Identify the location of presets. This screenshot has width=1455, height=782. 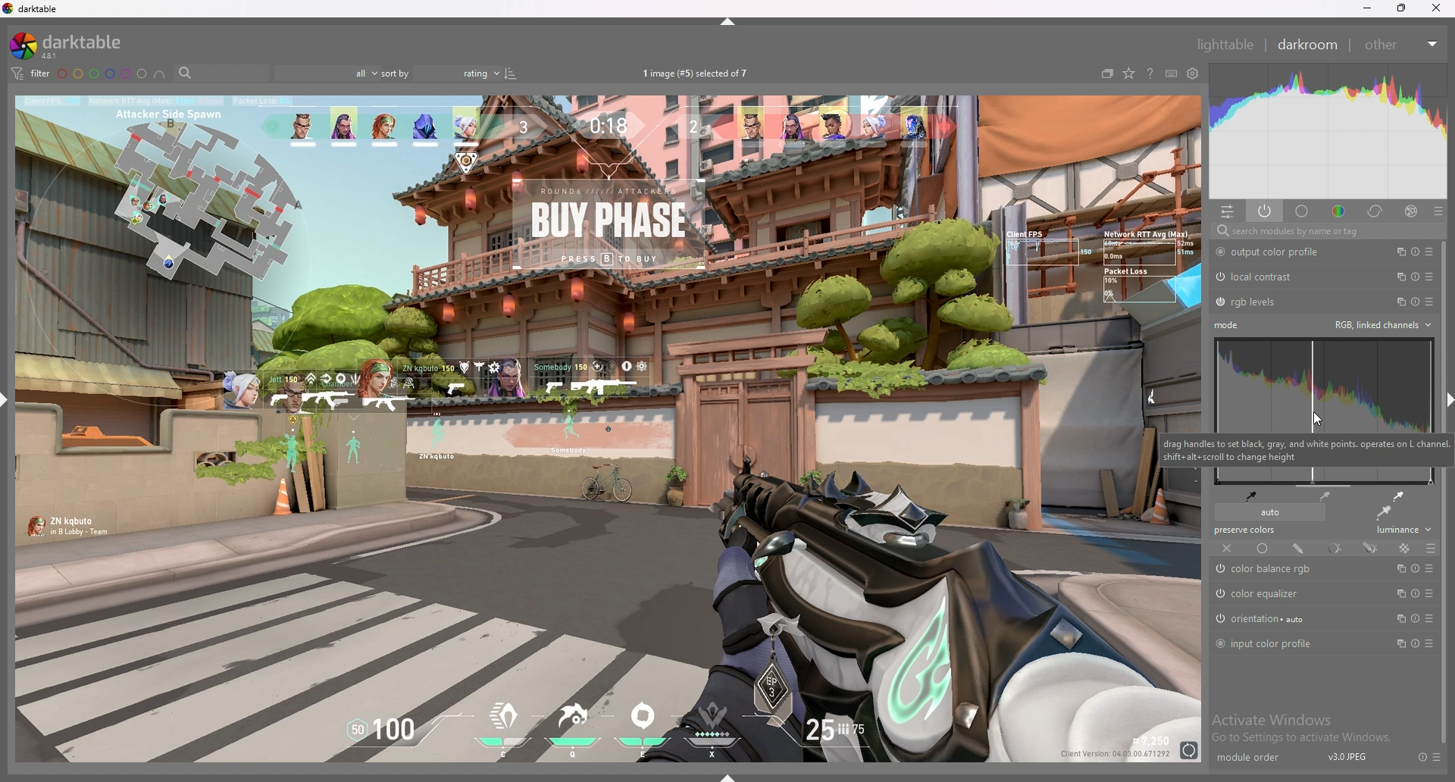
(1430, 276).